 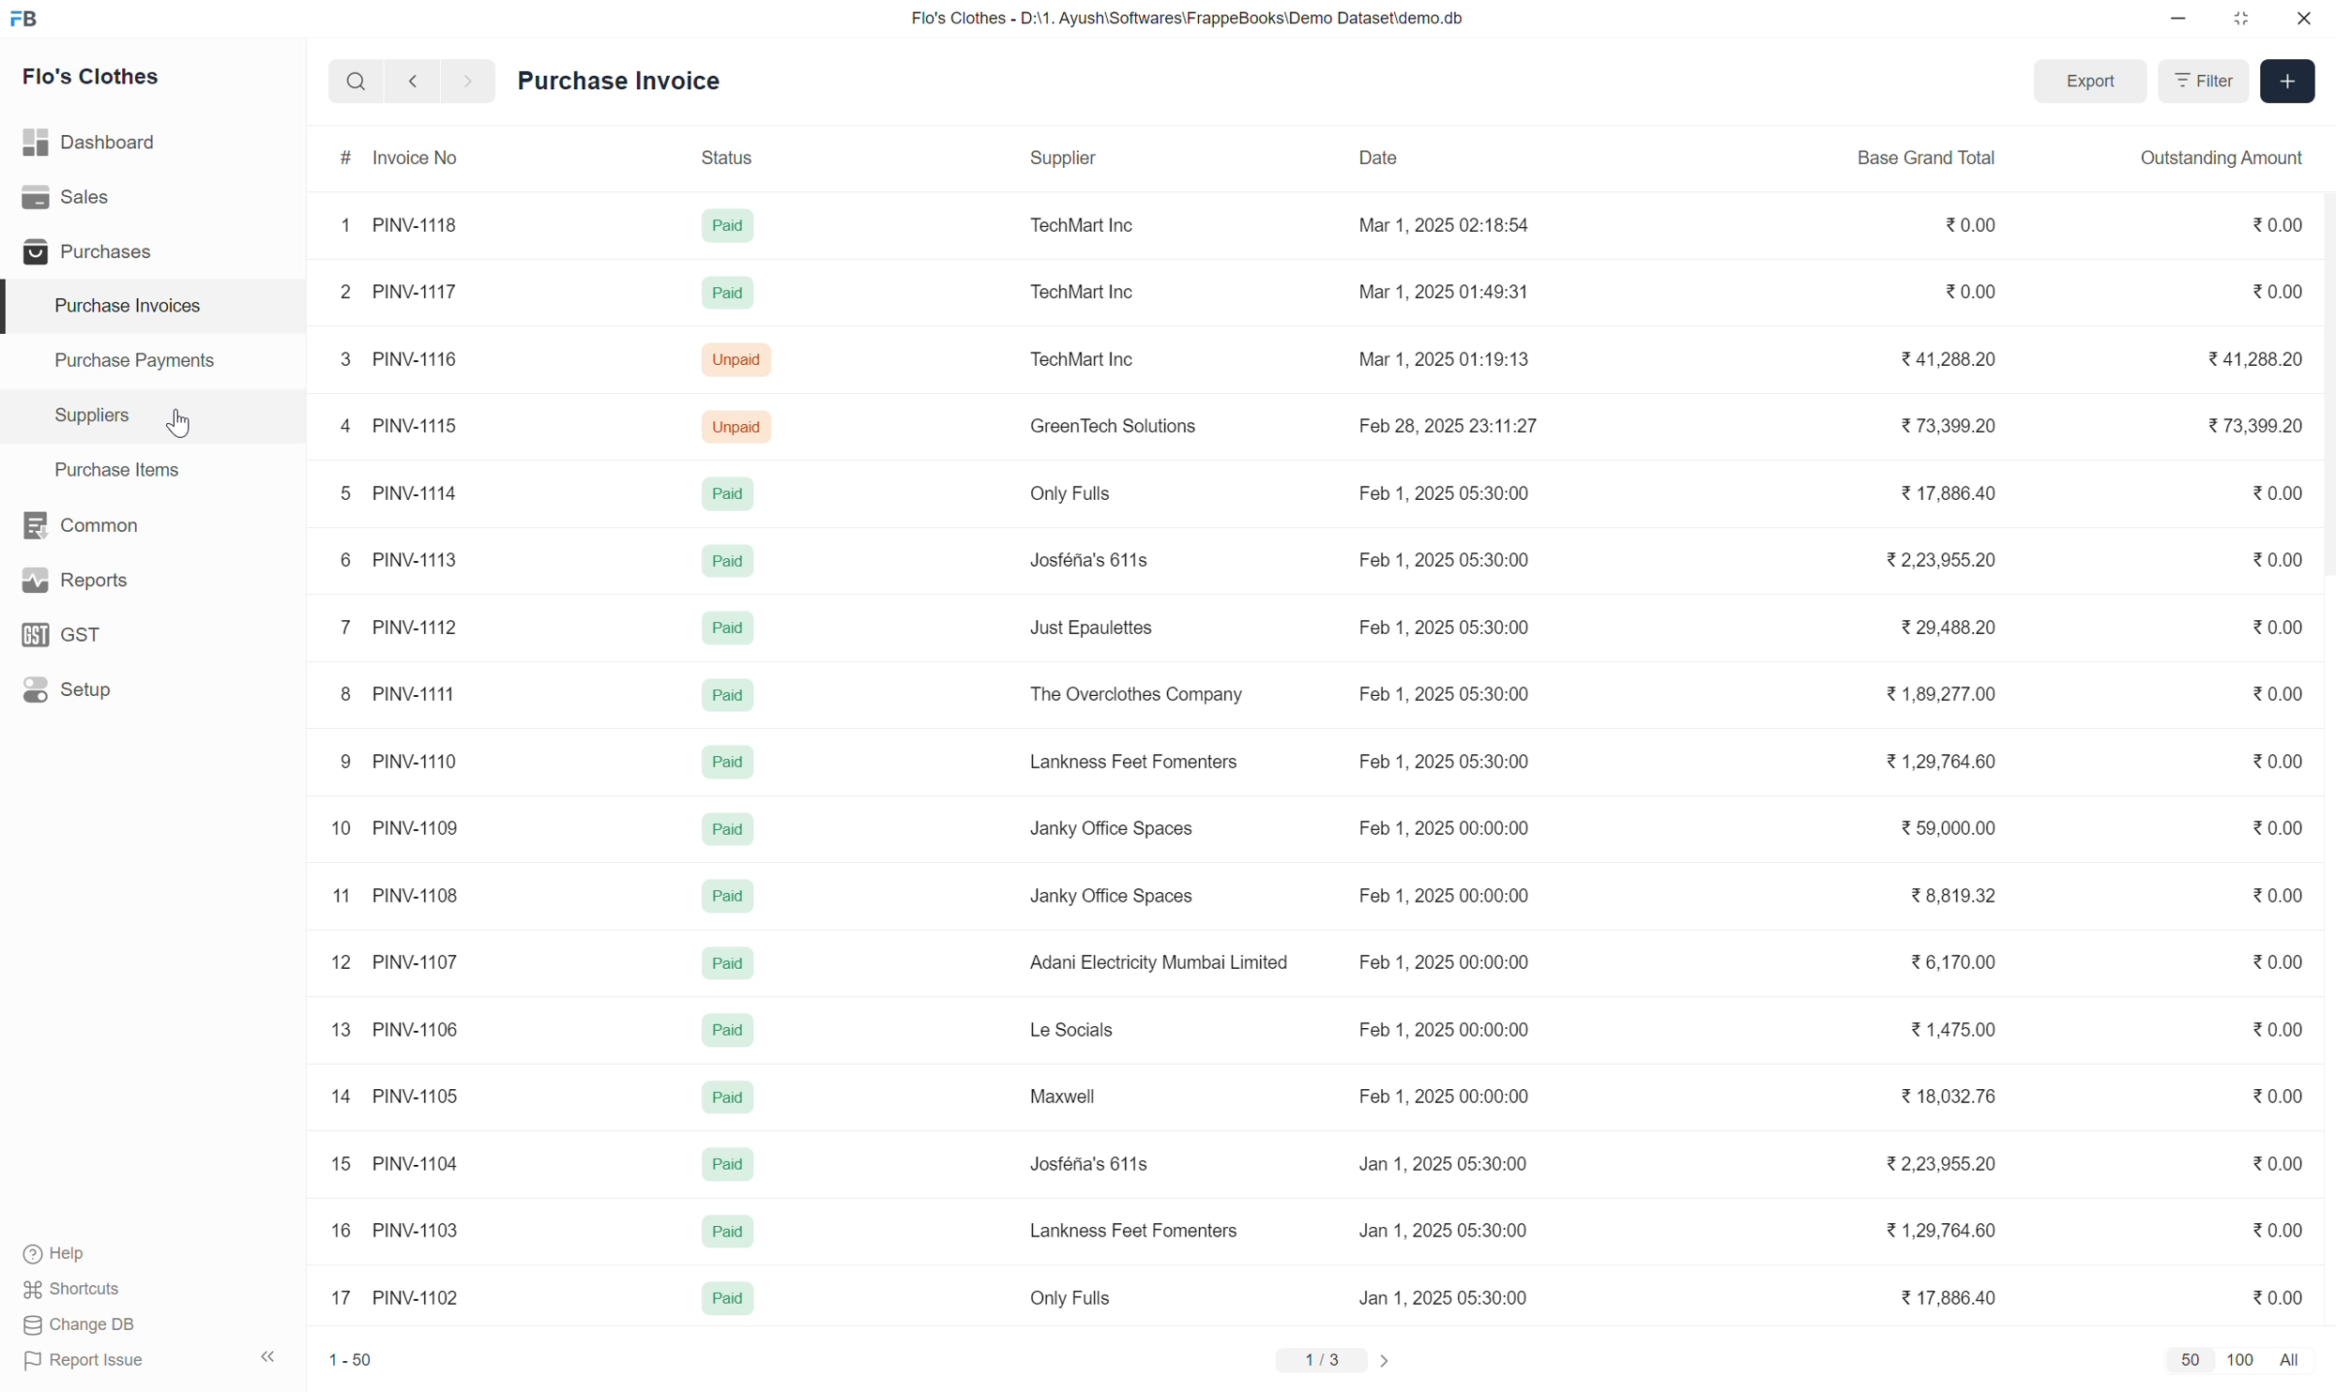 What do you see at coordinates (75, 691) in the screenshot?
I see `Setup` at bounding box center [75, 691].